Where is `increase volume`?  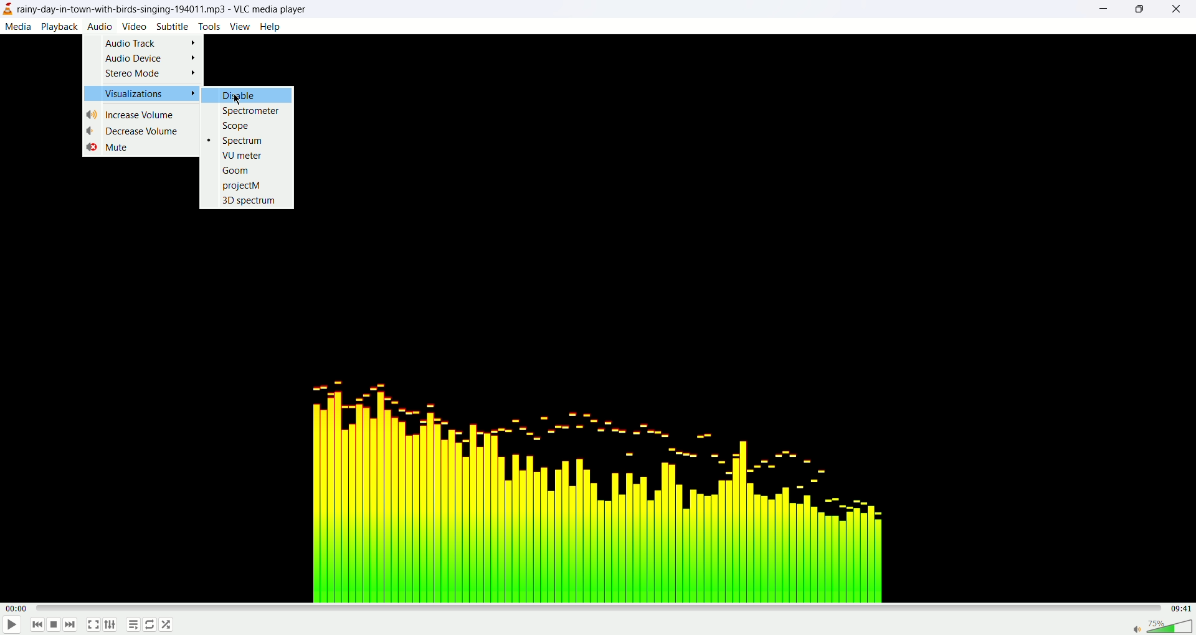
increase volume is located at coordinates (134, 115).